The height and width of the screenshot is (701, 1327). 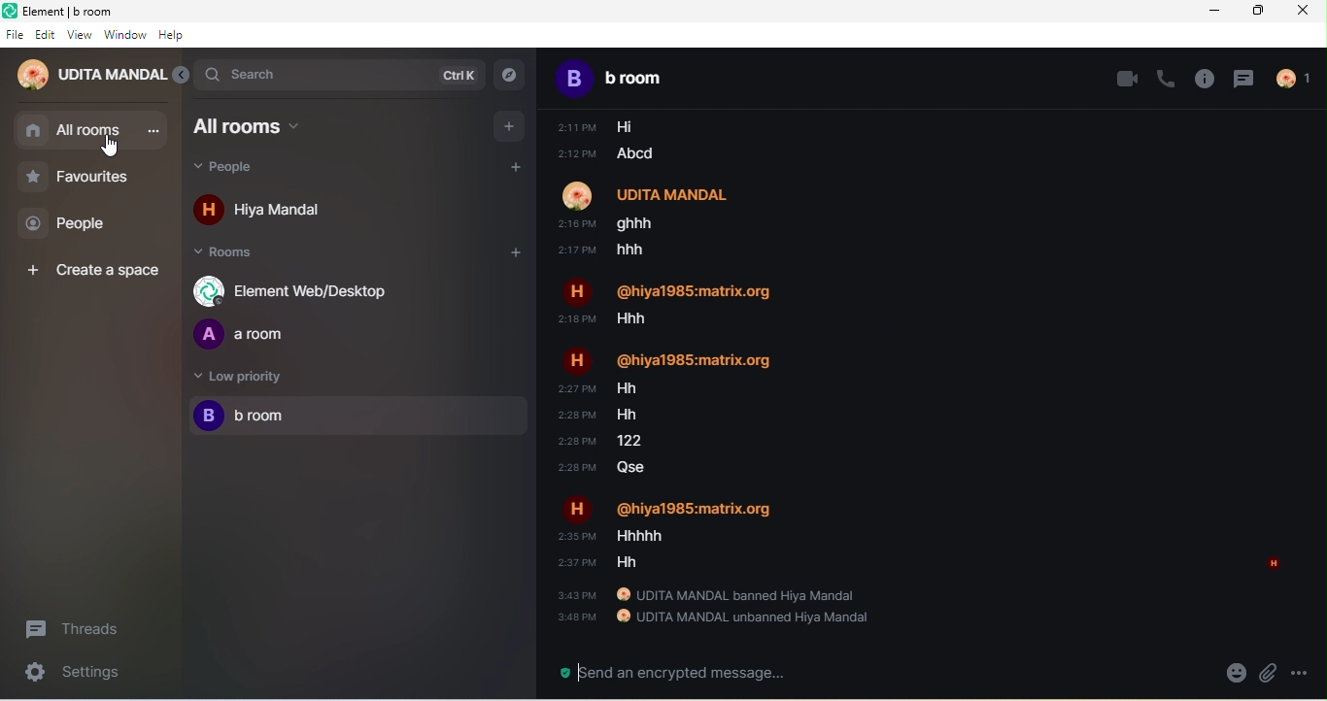 I want to click on add room, so click(x=504, y=256).